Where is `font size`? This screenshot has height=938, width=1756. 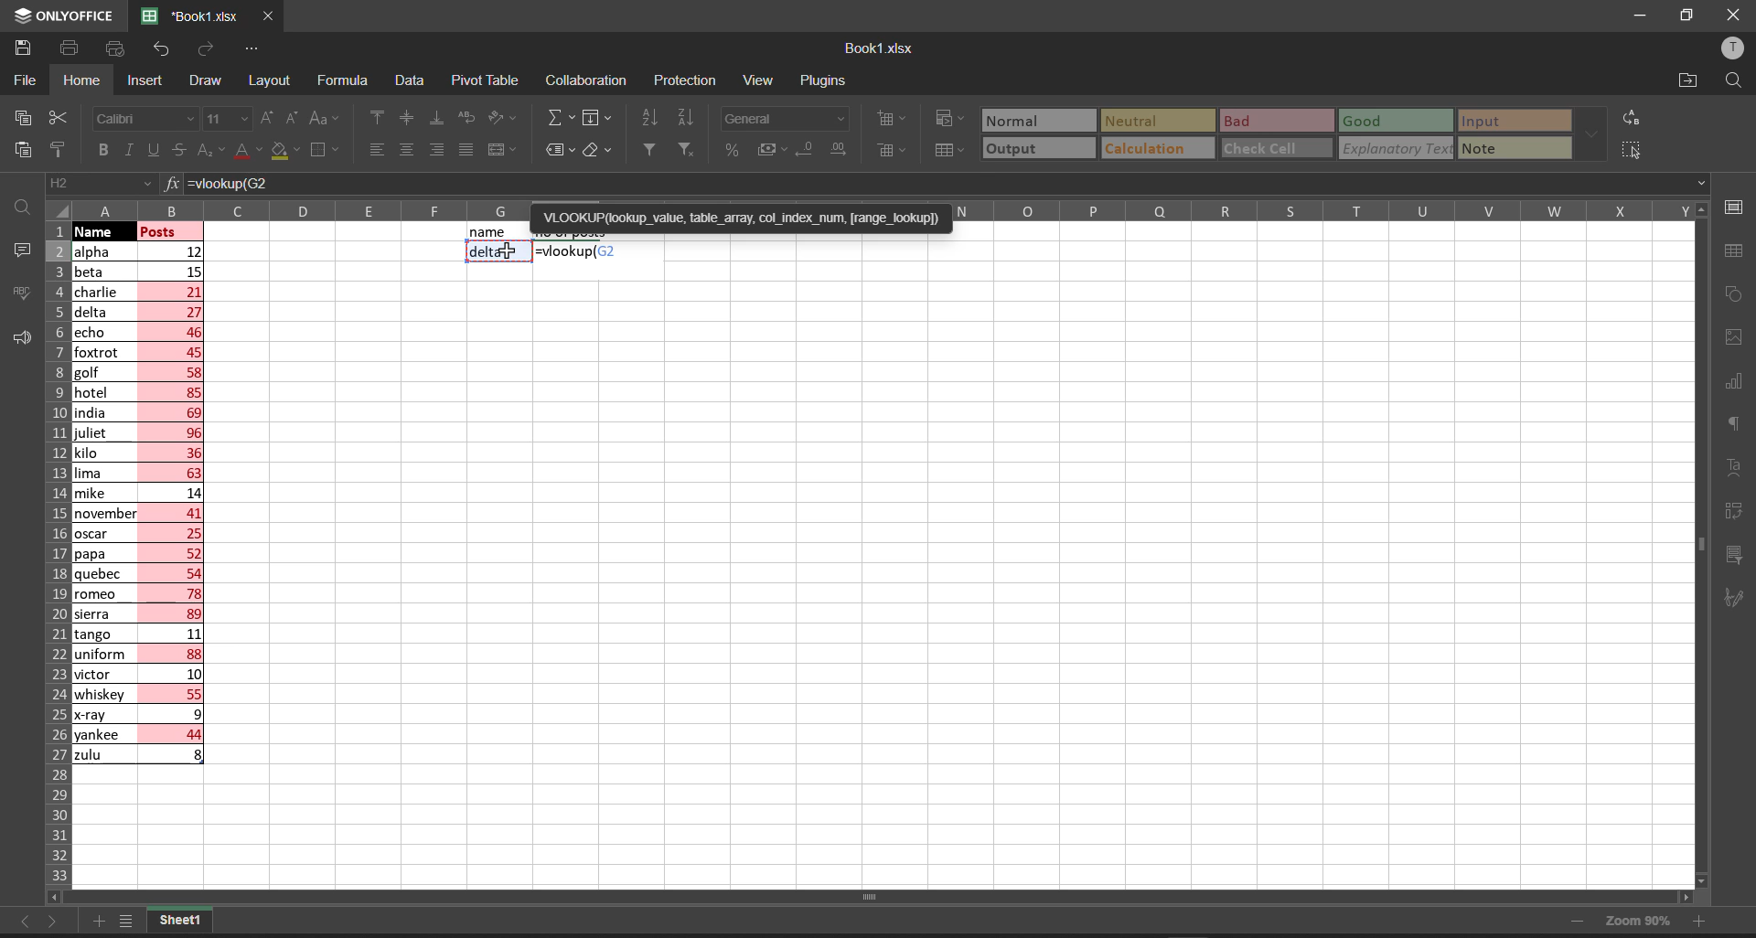
font size is located at coordinates (228, 118).